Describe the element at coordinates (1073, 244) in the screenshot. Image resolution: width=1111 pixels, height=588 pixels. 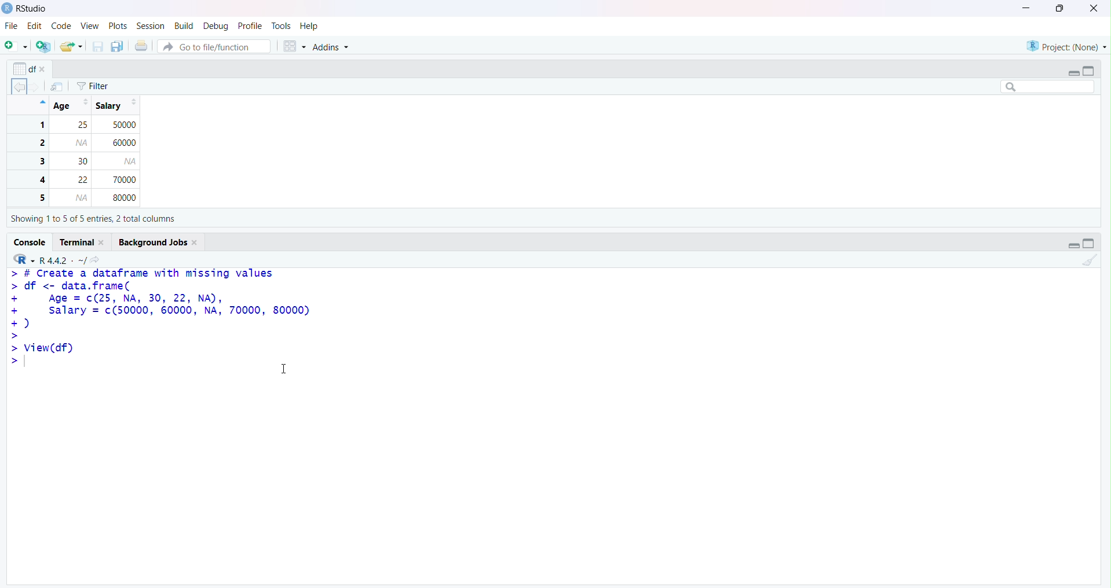
I see `Minimize` at that location.